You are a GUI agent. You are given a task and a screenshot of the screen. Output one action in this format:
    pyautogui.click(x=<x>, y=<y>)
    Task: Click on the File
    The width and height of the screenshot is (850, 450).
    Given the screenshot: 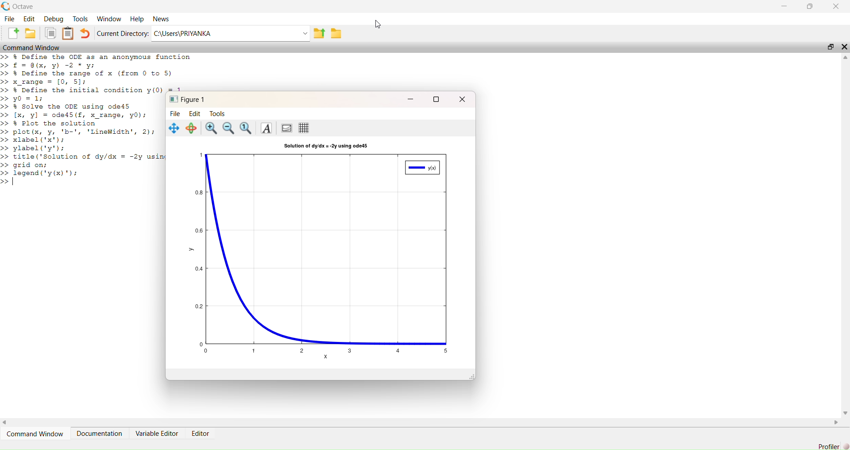 What is the action you would take?
    pyautogui.click(x=9, y=19)
    